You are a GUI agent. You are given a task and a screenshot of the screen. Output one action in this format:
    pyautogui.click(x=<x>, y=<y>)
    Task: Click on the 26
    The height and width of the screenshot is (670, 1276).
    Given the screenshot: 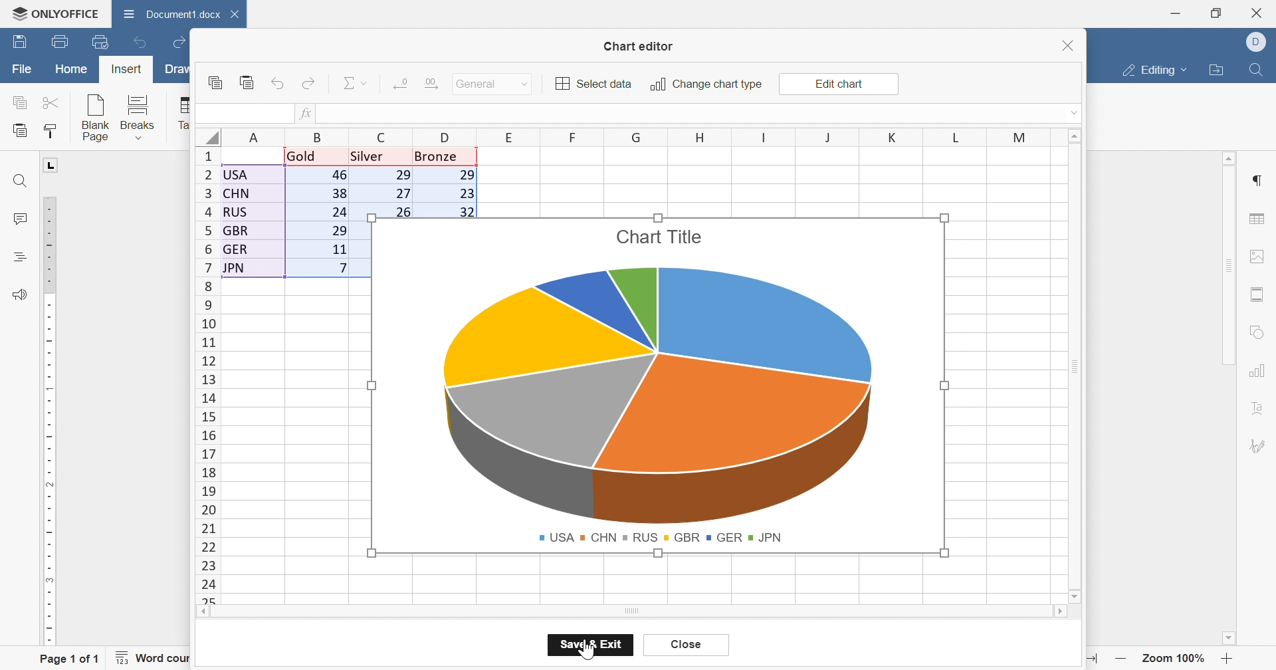 What is the action you would take?
    pyautogui.click(x=403, y=211)
    